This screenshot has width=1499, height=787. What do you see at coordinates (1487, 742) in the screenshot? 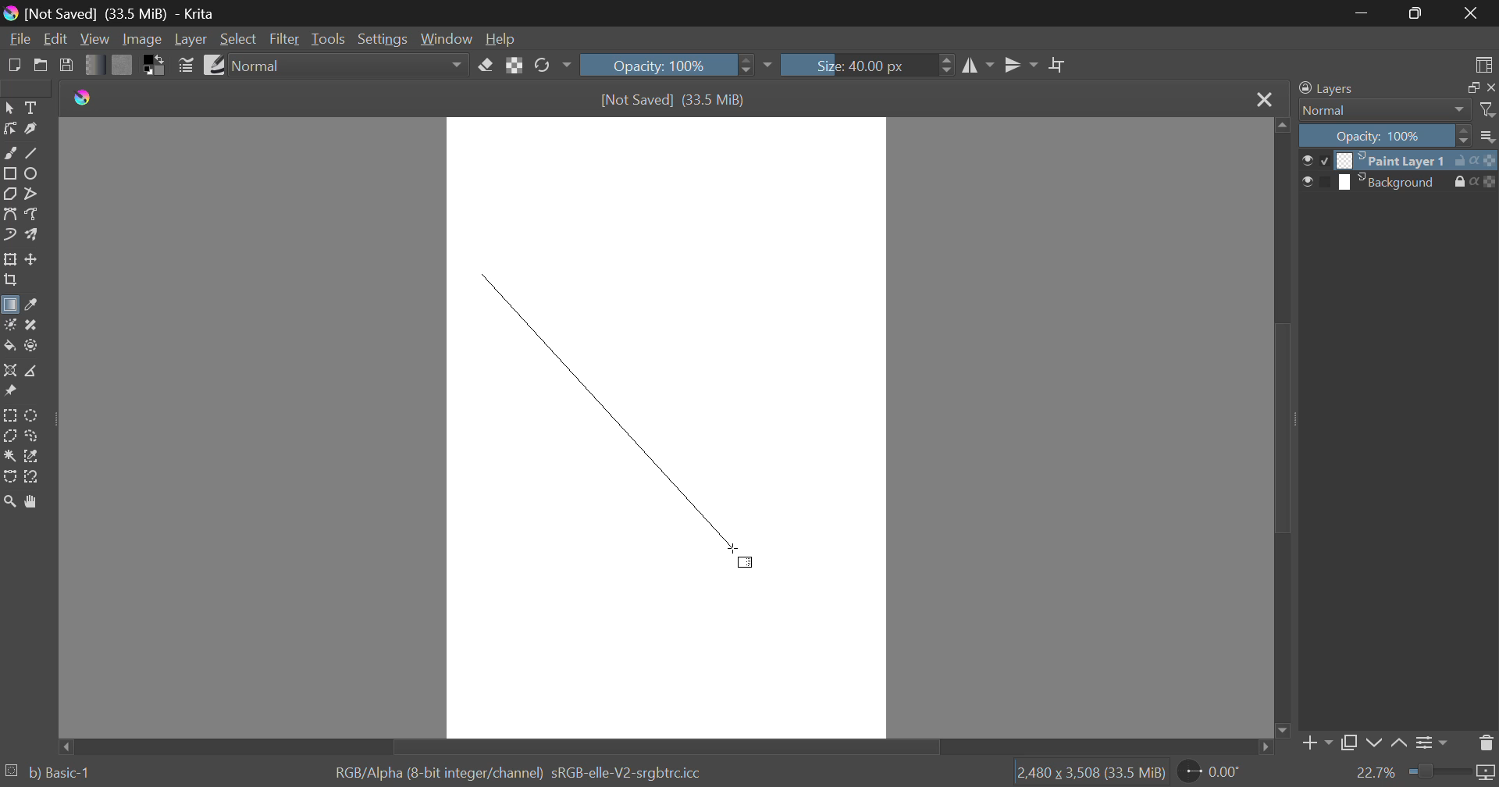
I see `Delete Layer` at bounding box center [1487, 742].